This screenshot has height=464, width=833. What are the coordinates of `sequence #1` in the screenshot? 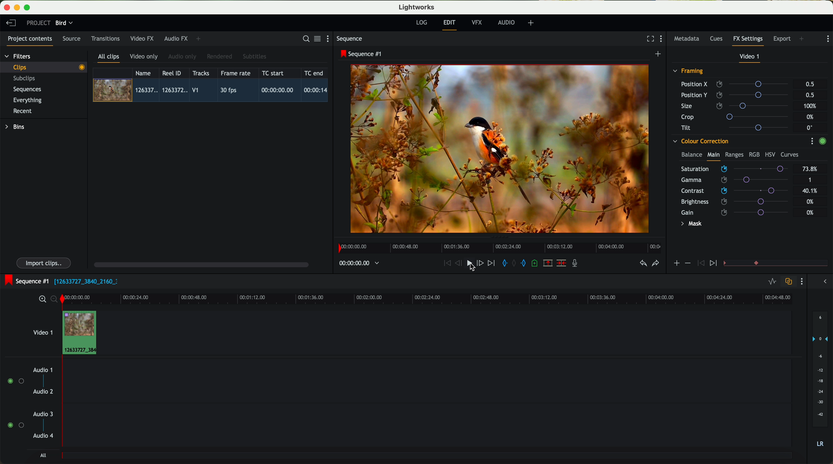 It's located at (25, 281).